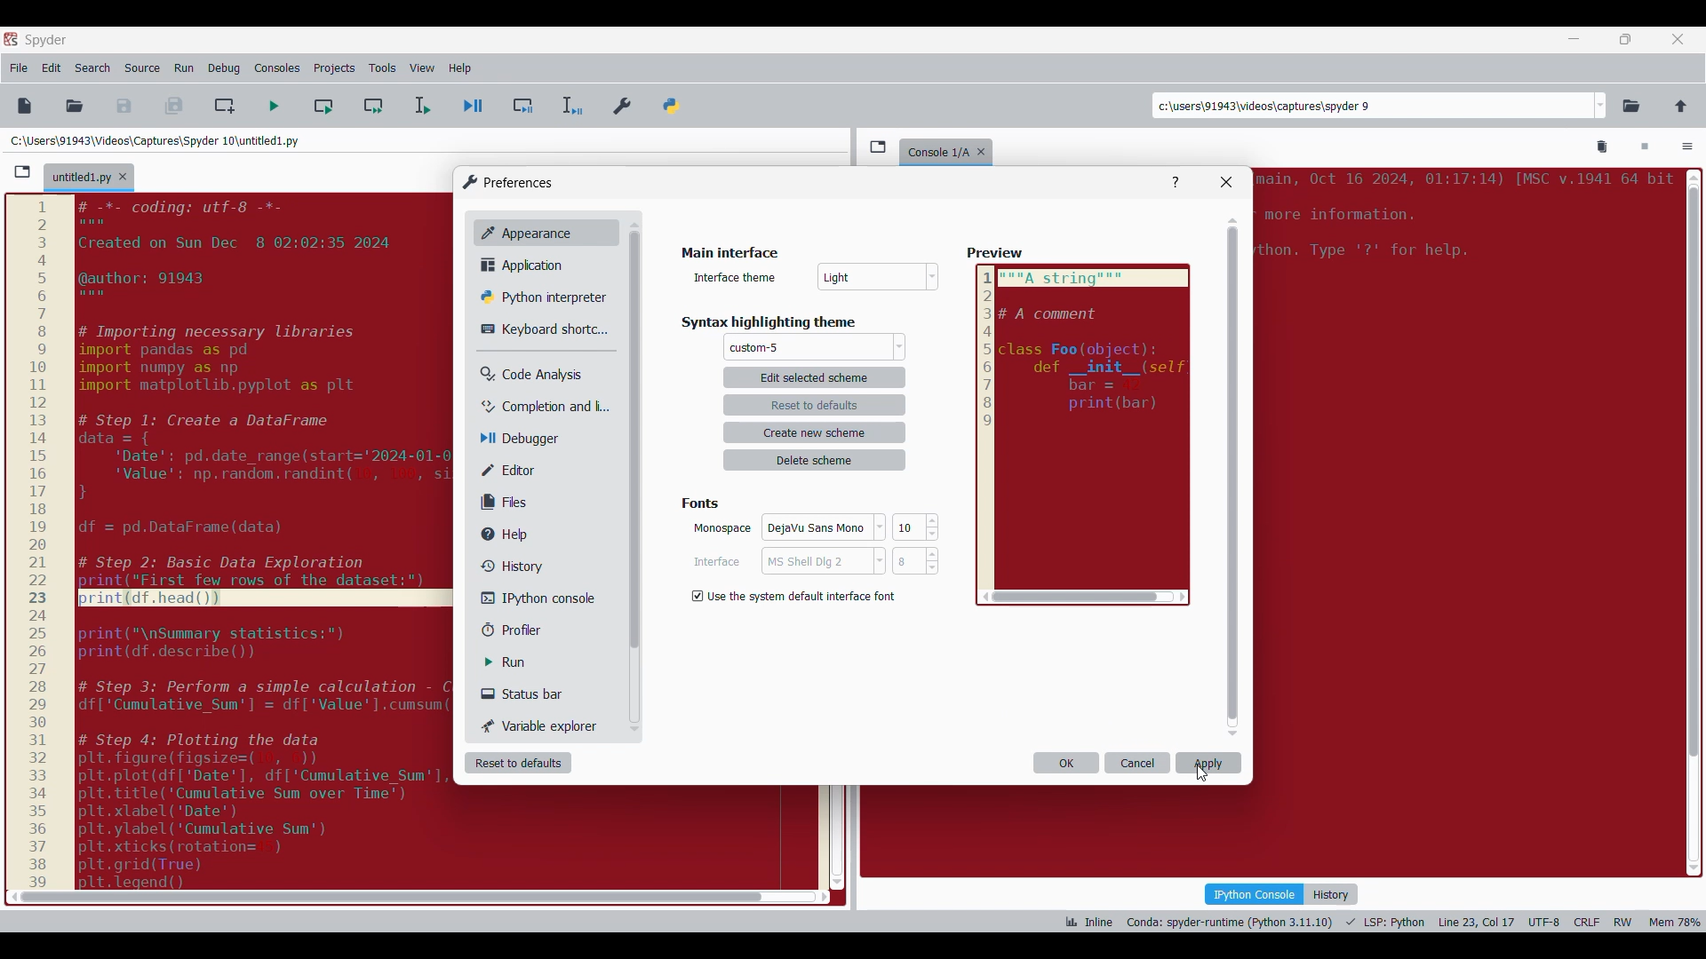  Describe the element at coordinates (224, 68) in the screenshot. I see `Debug menu` at that location.